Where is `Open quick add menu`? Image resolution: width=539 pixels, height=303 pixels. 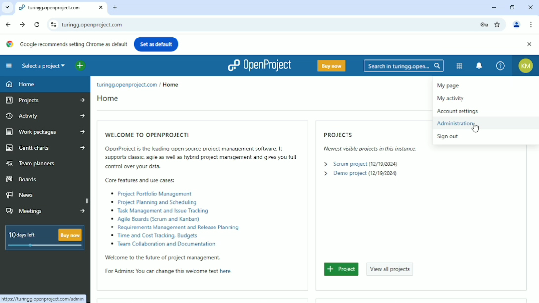 Open quick add menu is located at coordinates (80, 66).